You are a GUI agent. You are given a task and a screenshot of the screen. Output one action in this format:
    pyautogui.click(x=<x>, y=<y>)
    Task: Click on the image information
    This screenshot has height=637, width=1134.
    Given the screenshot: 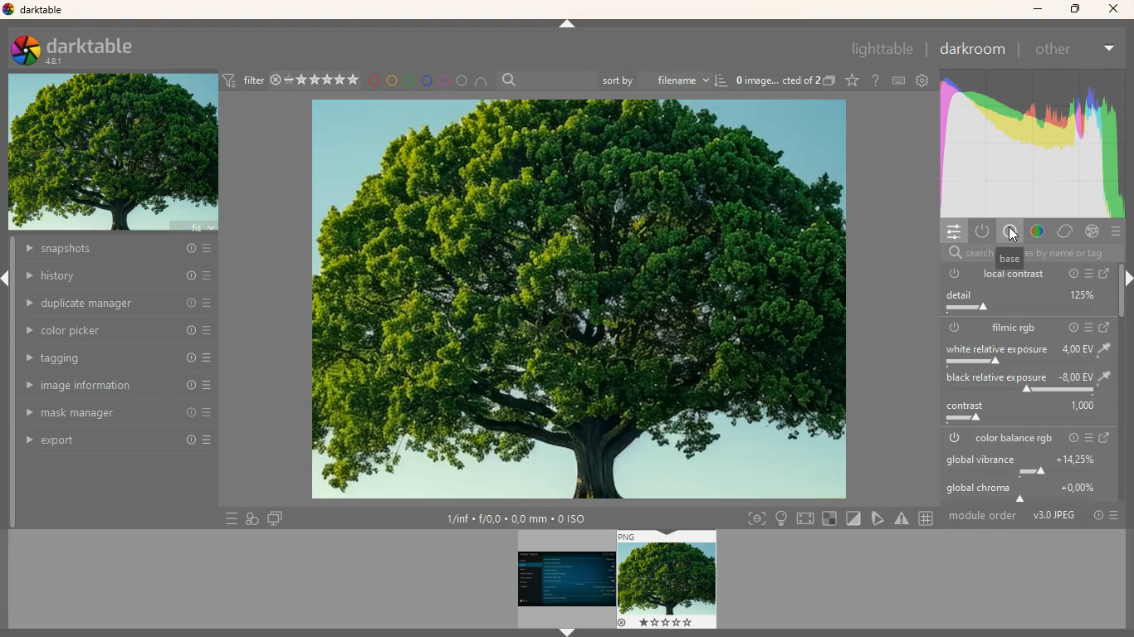 What is the action you would take?
    pyautogui.click(x=516, y=518)
    